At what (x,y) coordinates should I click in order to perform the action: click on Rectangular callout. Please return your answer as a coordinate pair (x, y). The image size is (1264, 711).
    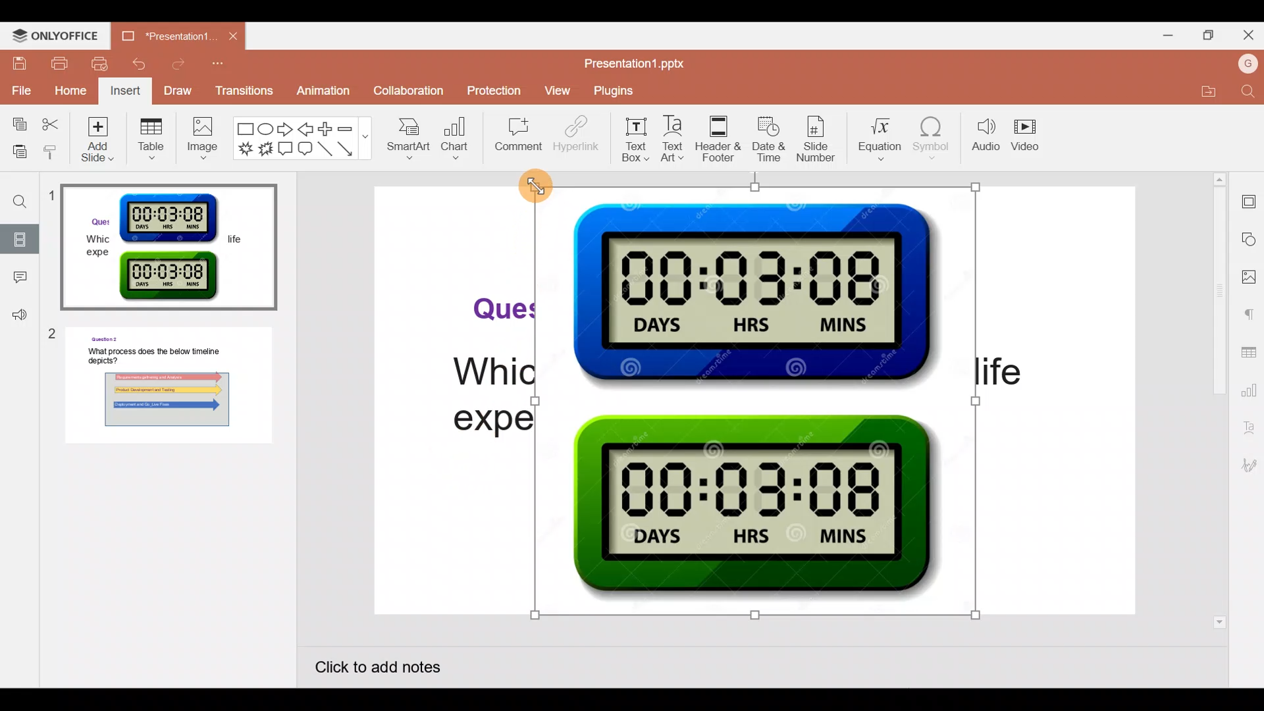
    Looking at the image, I should click on (286, 151).